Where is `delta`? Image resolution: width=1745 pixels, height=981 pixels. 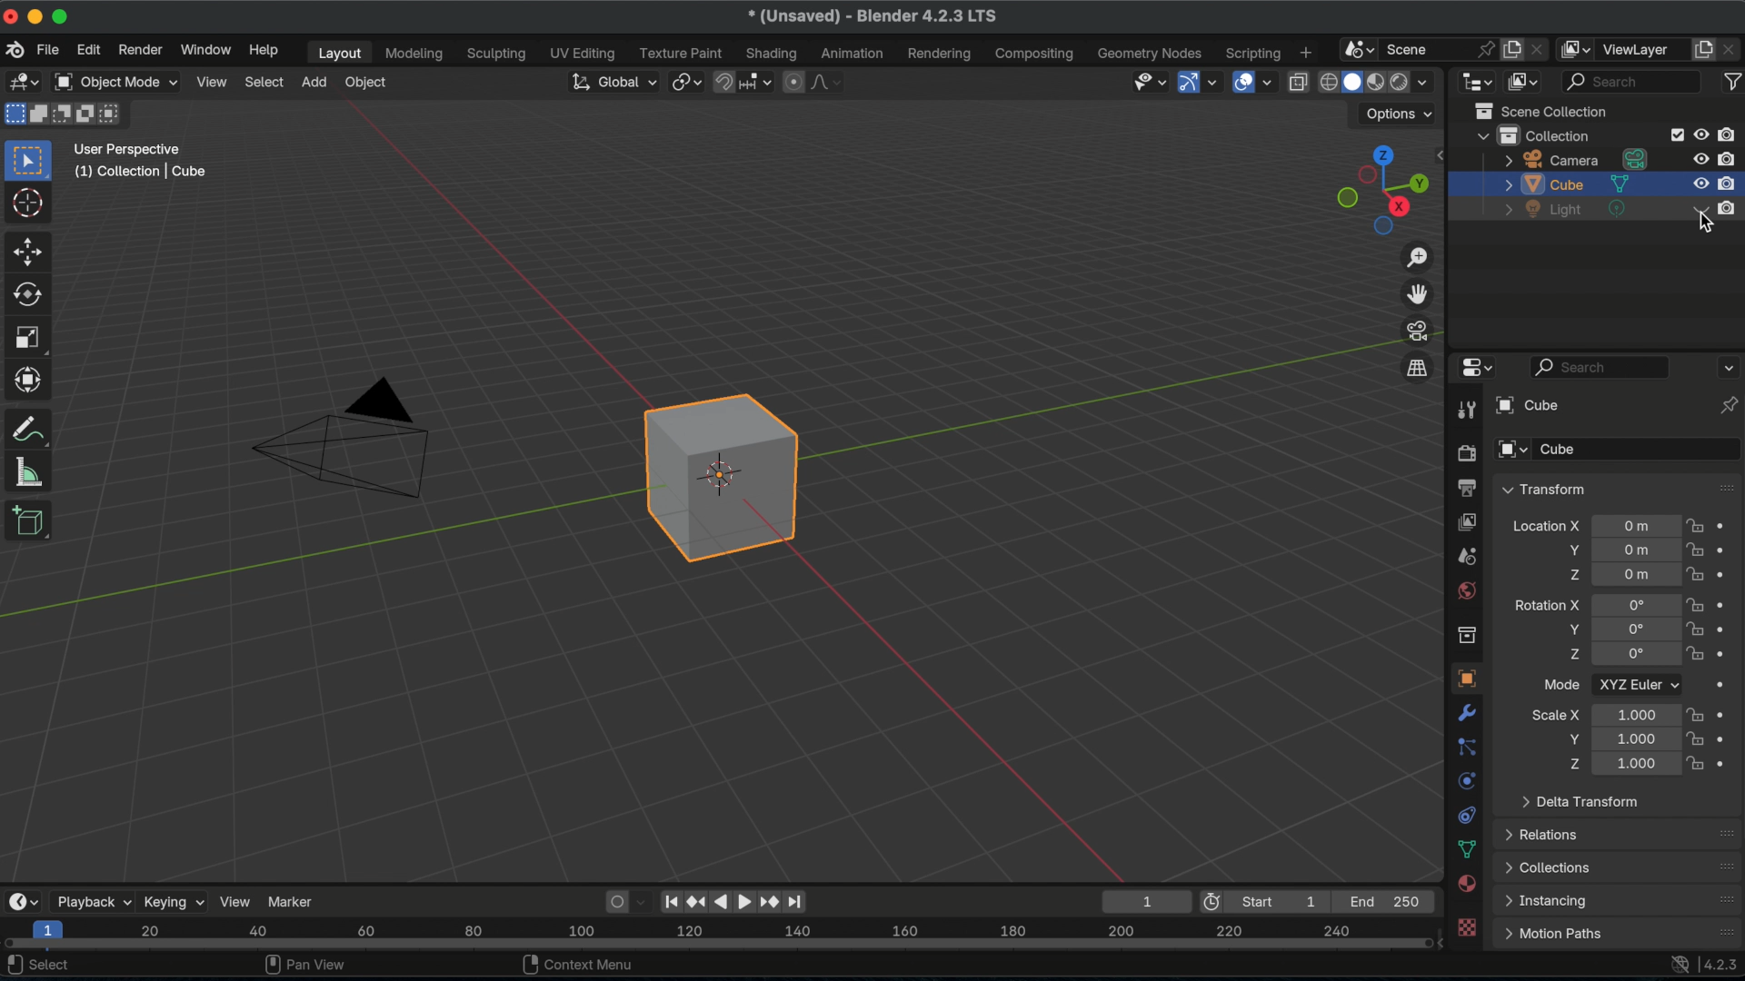 delta is located at coordinates (1469, 849).